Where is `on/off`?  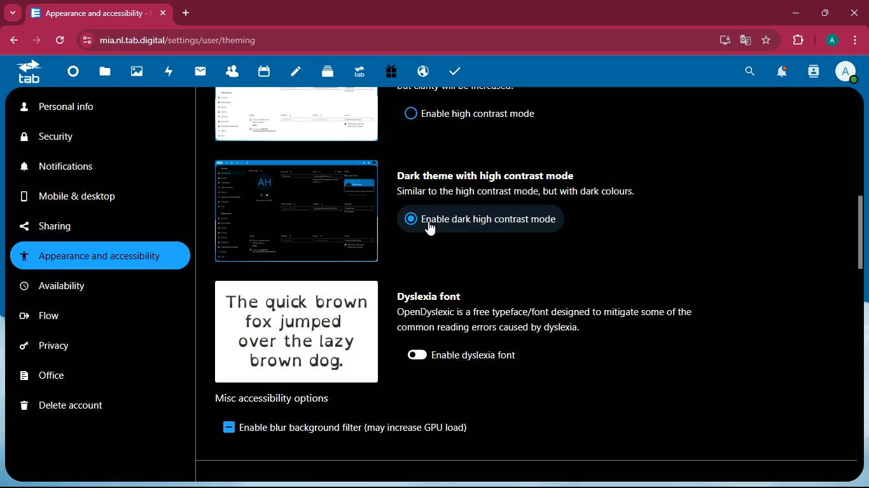
on/off is located at coordinates (407, 114).